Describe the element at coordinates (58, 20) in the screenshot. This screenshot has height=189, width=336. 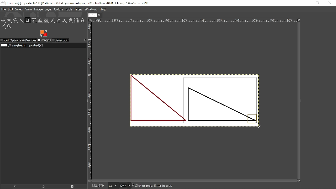
I see `Eraser tool` at that location.